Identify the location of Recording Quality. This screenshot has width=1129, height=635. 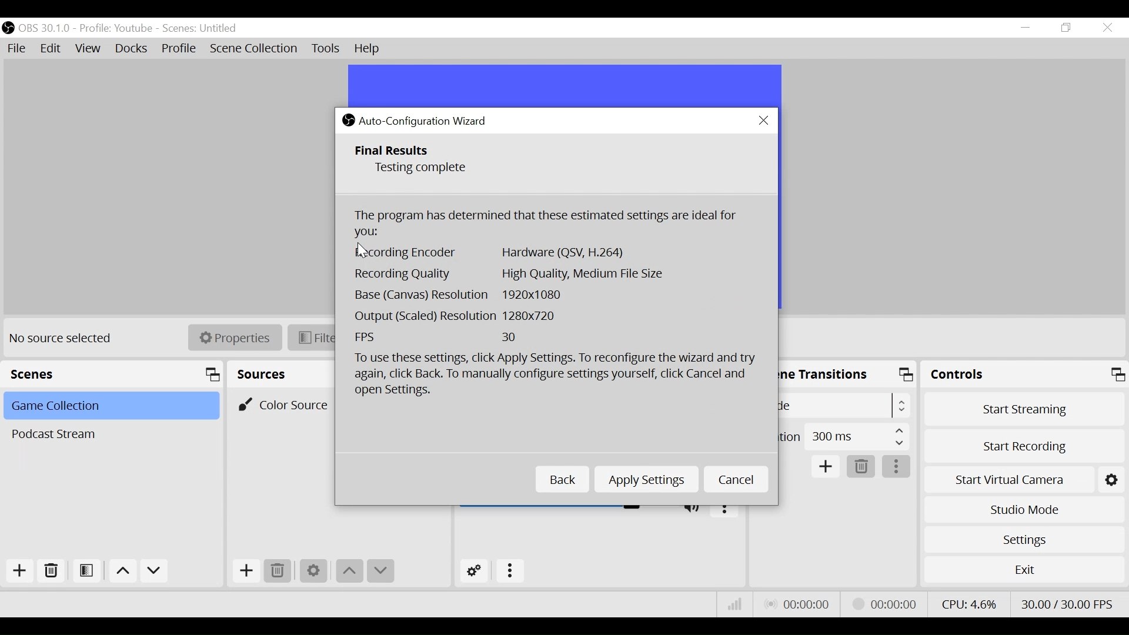
(518, 275).